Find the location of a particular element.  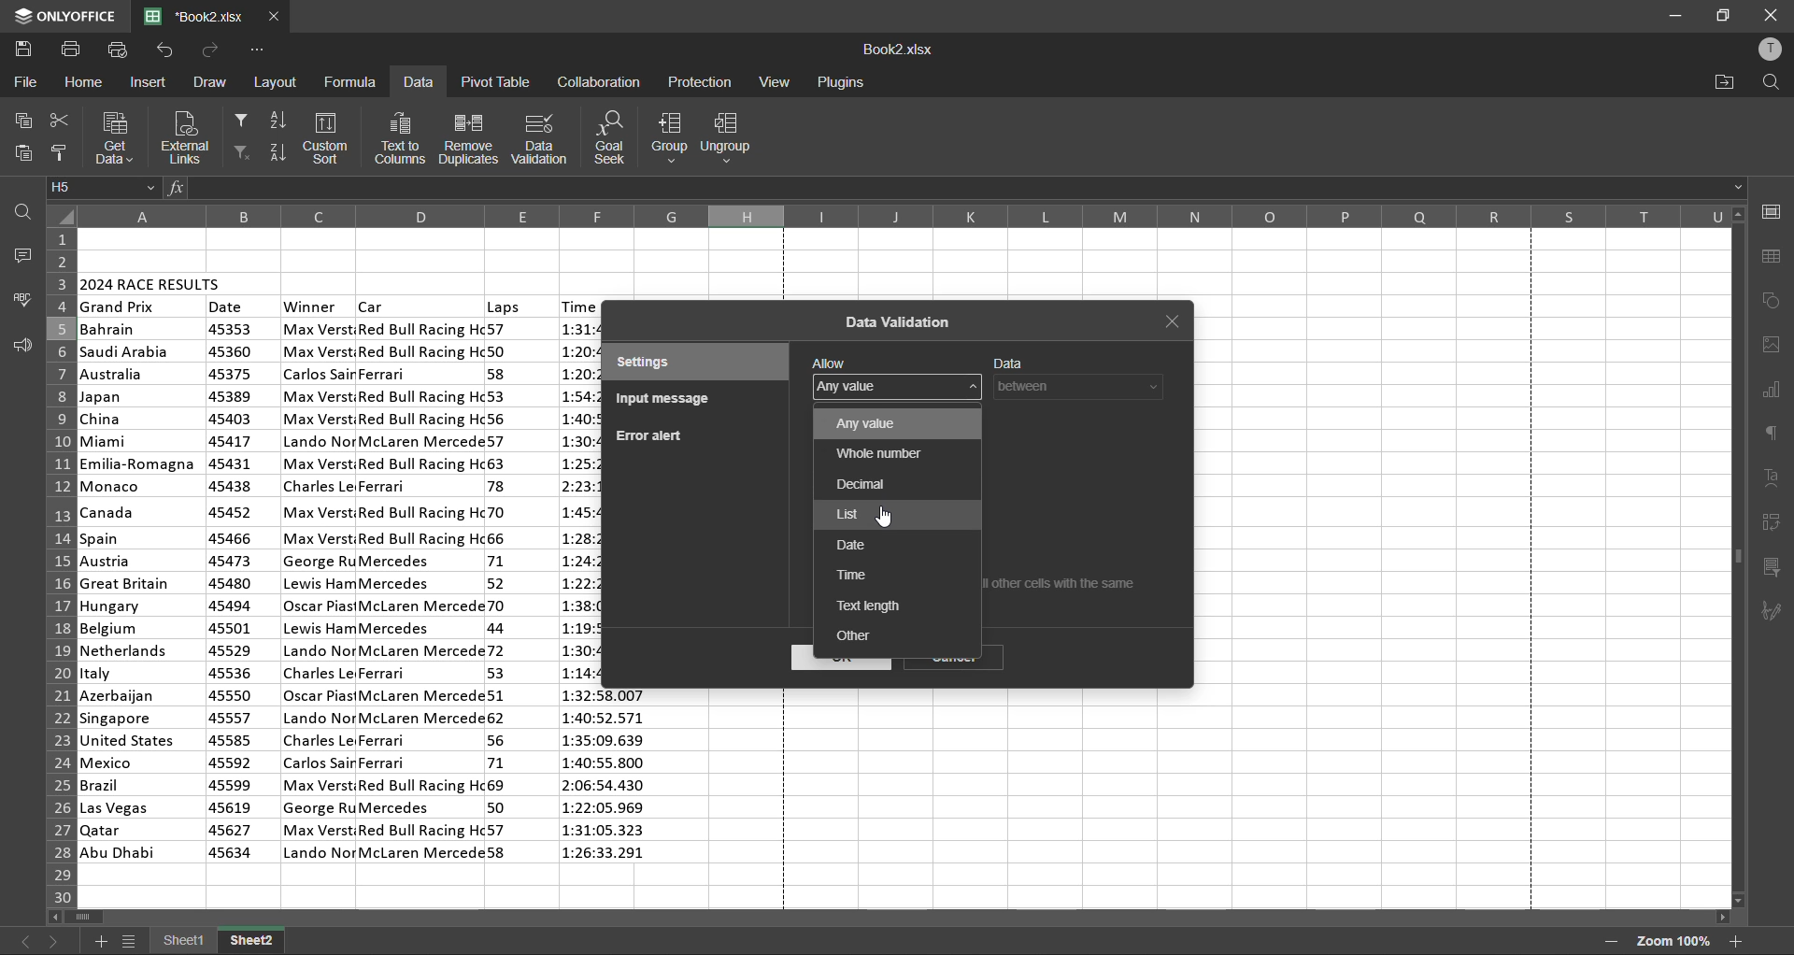

view is located at coordinates (774, 81).